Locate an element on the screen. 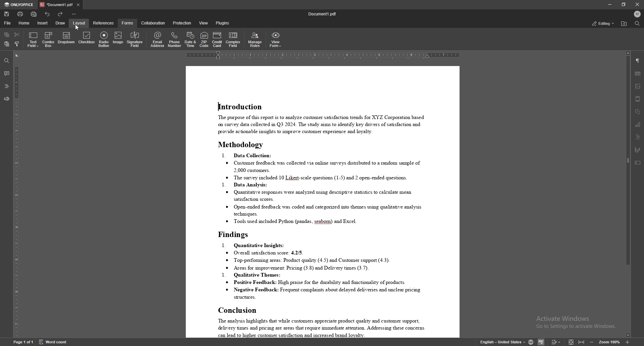  feedback is located at coordinates (7, 99).